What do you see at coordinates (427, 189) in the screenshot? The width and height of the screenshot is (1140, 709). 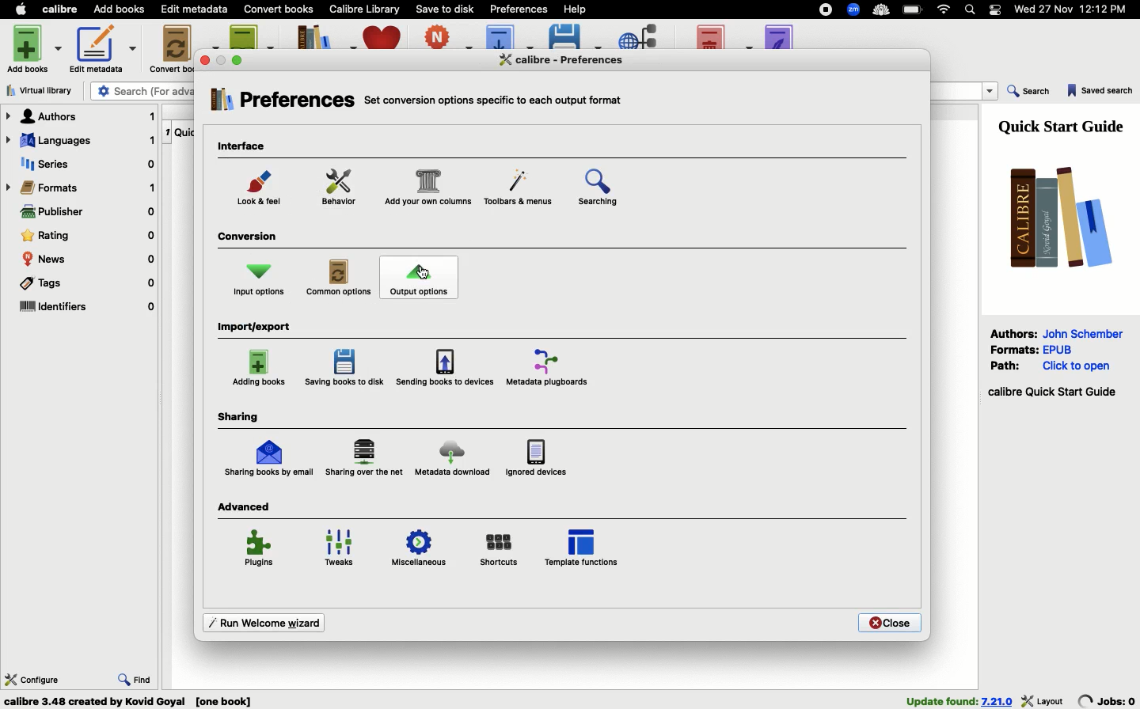 I see `Customize columns` at bounding box center [427, 189].